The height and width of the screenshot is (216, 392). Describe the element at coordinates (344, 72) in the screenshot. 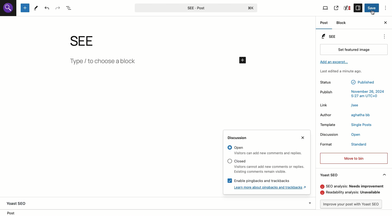

I see `Last edited` at that location.